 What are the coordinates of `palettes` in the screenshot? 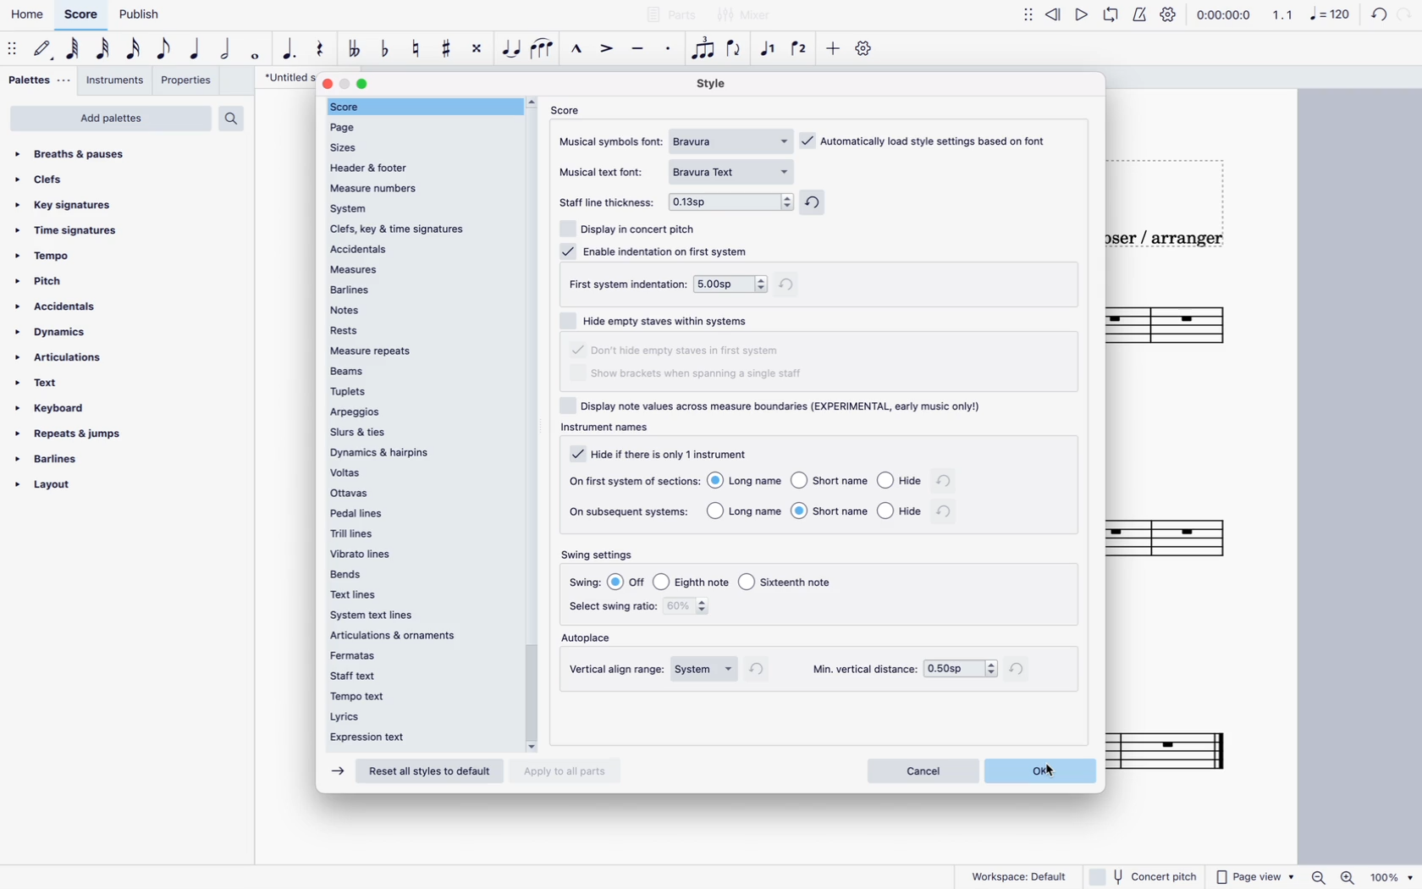 It's located at (40, 80).